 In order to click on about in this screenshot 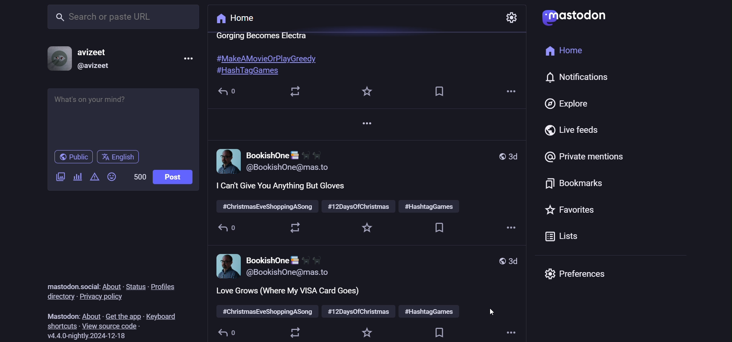, I will do `click(90, 316)`.